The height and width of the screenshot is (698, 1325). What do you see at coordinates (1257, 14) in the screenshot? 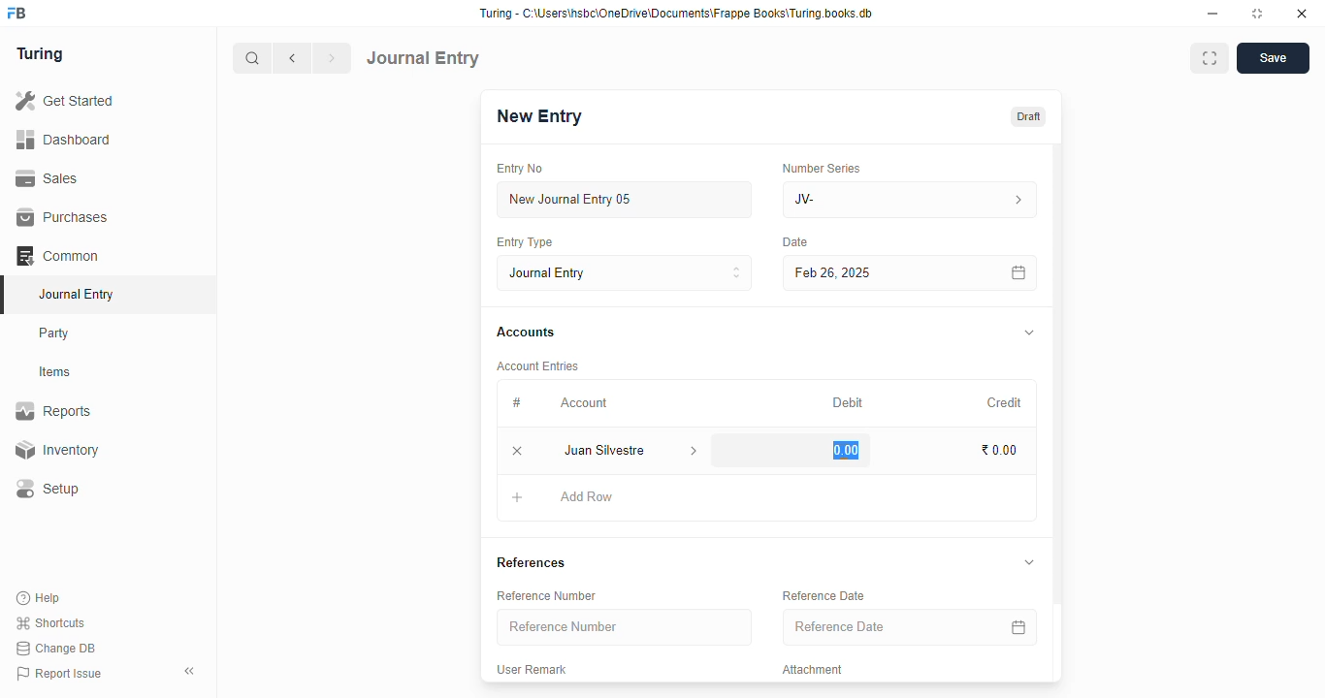
I see `toggle maximize` at bounding box center [1257, 14].